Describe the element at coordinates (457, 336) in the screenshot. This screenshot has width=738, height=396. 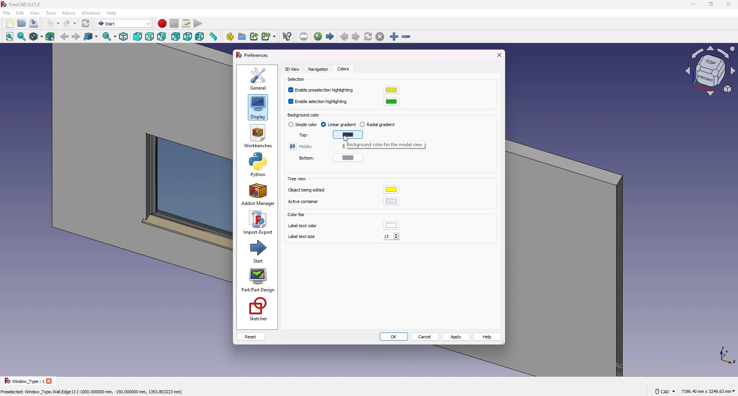
I see `apply` at that location.